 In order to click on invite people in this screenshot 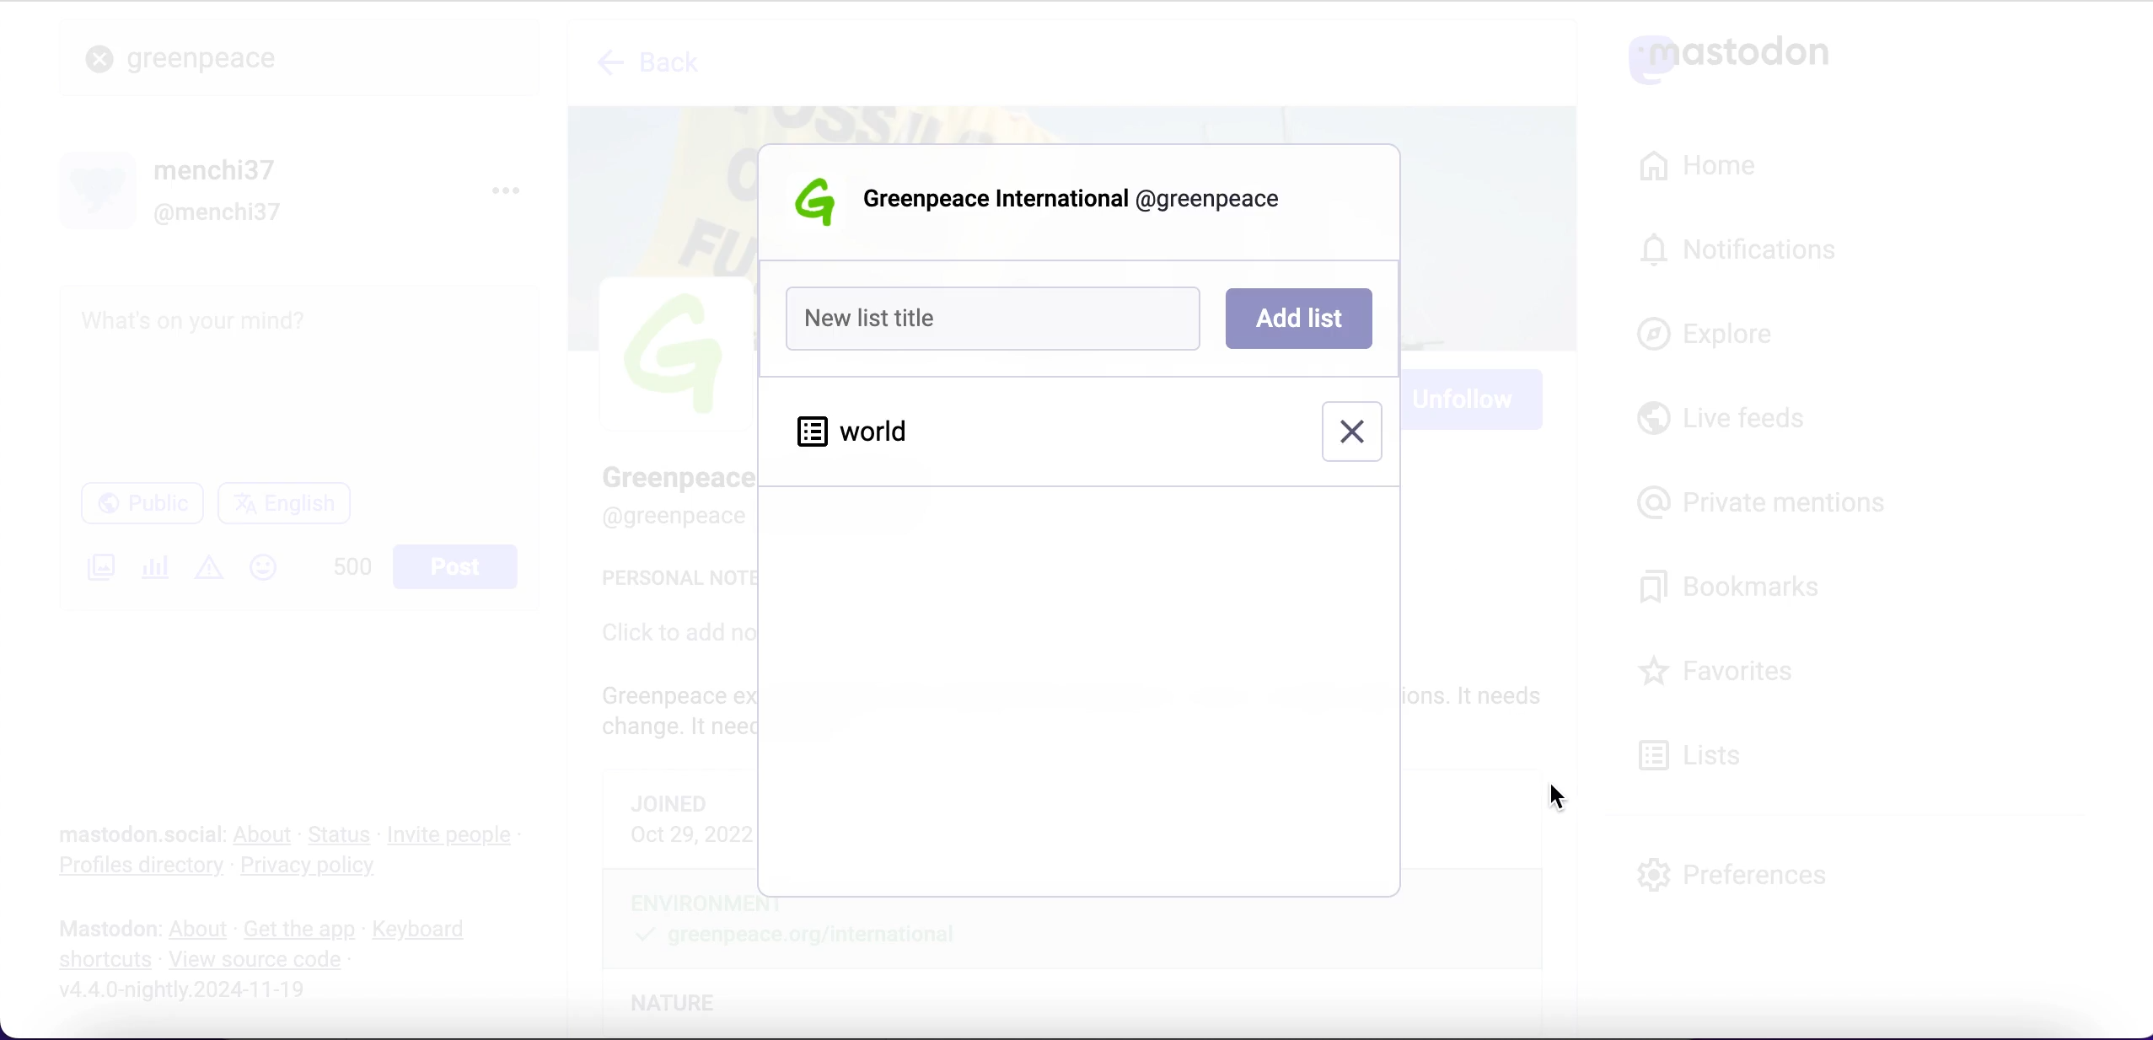, I will do `click(459, 835)`.